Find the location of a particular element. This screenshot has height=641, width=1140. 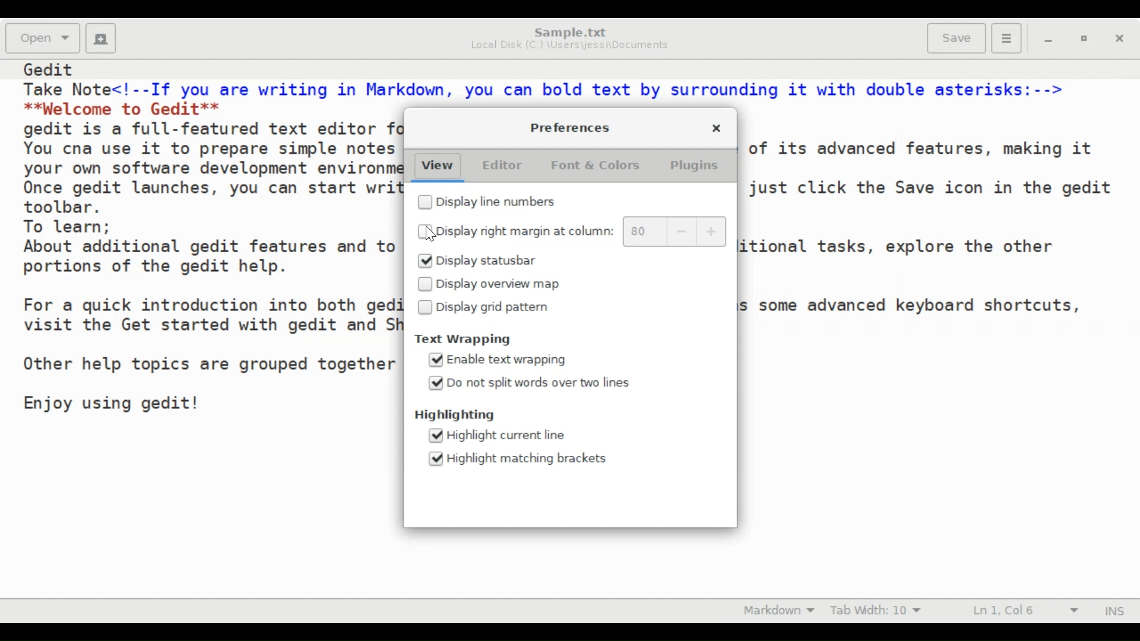

Highlight mode: Markdown is located at coordinates (779, 610).